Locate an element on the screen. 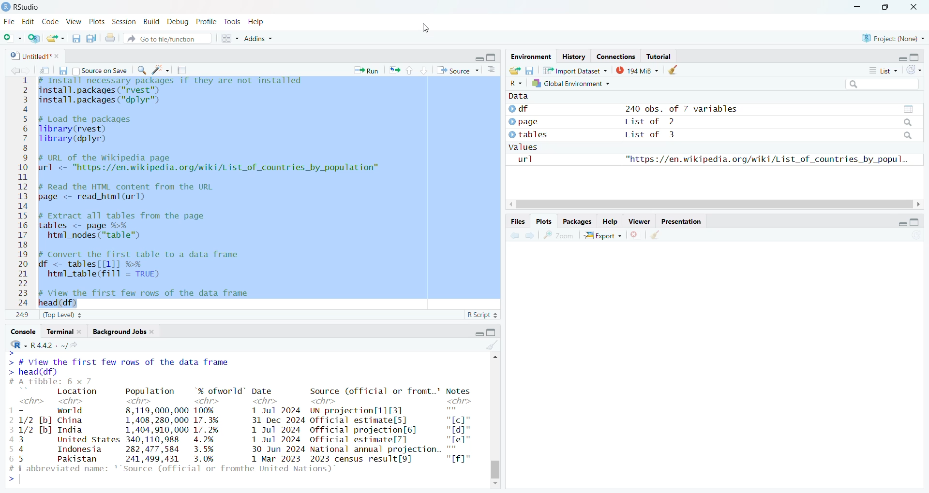 Image resolution: width=929 pixels, height=493 pixels. RStudio is located at coordinates (18, 345).